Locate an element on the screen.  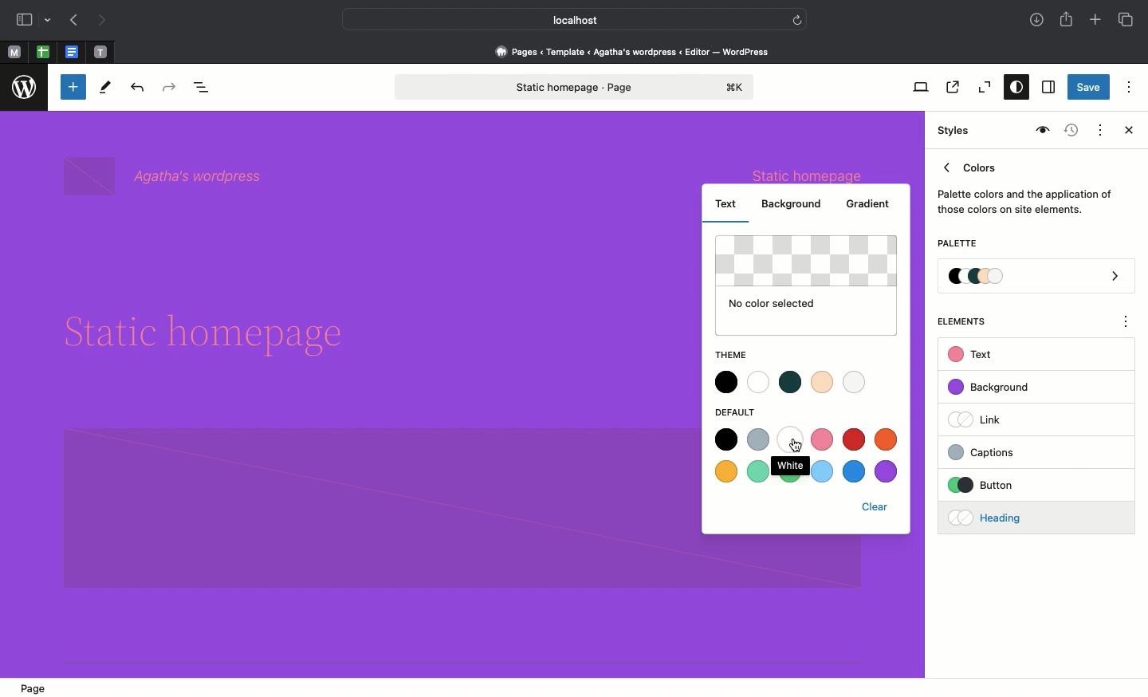
Clicking on button is located at coordinates (1012, 486).